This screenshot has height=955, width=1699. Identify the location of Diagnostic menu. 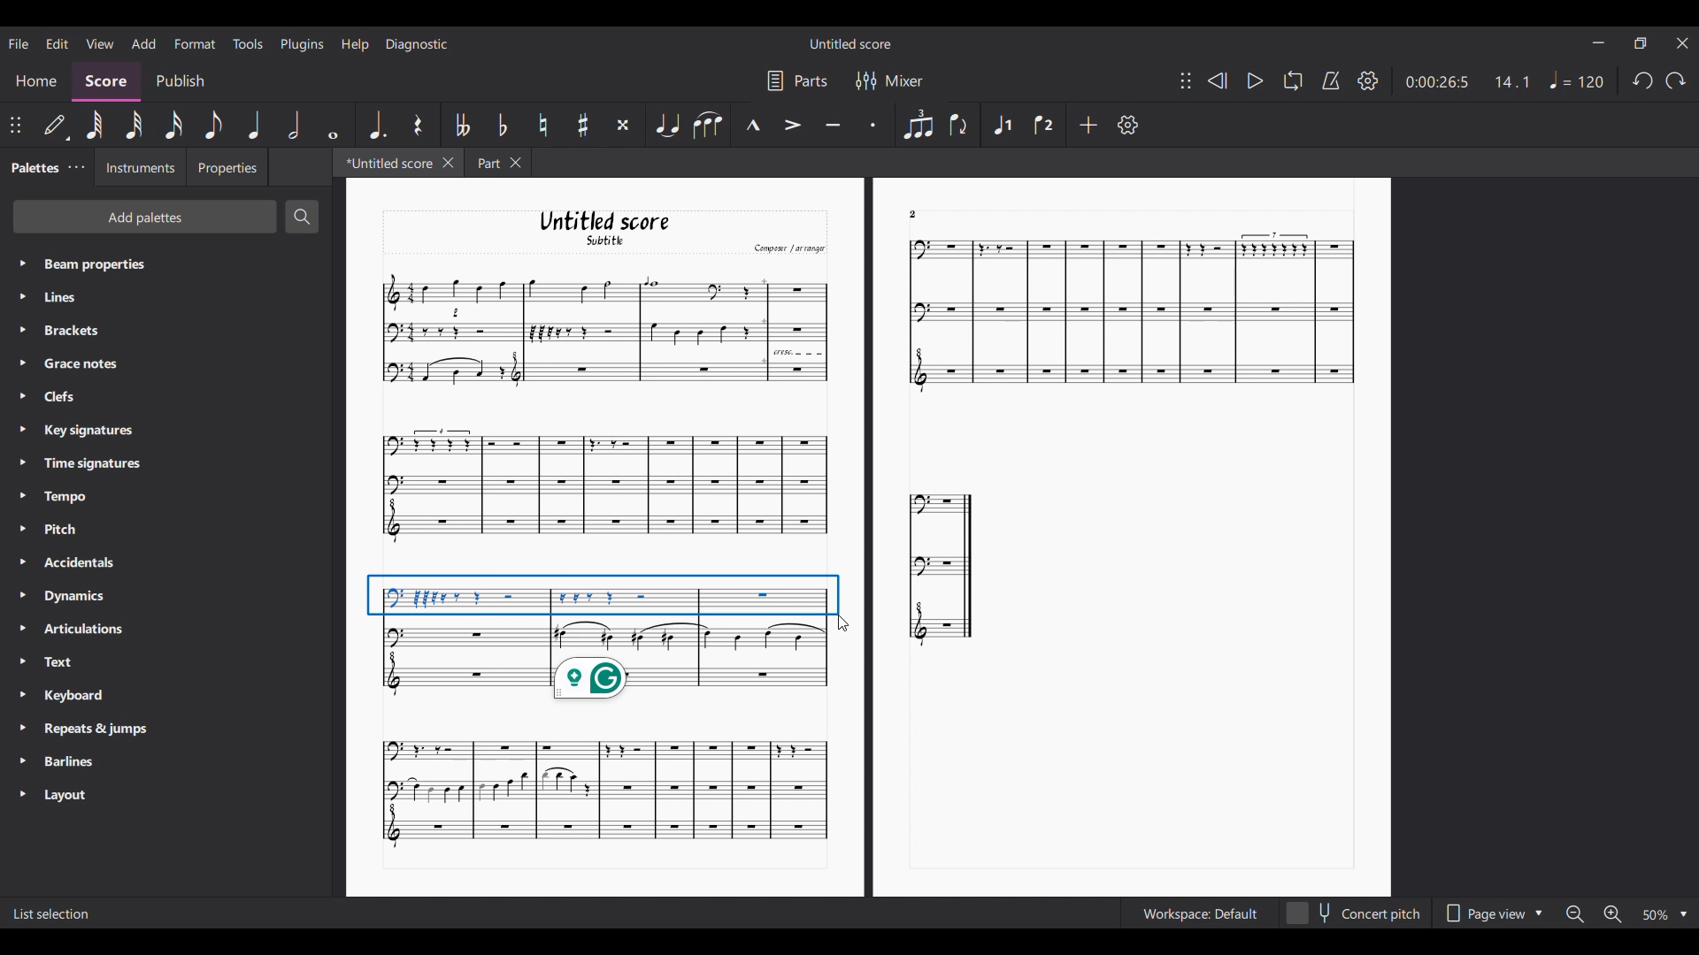
(418, 44).